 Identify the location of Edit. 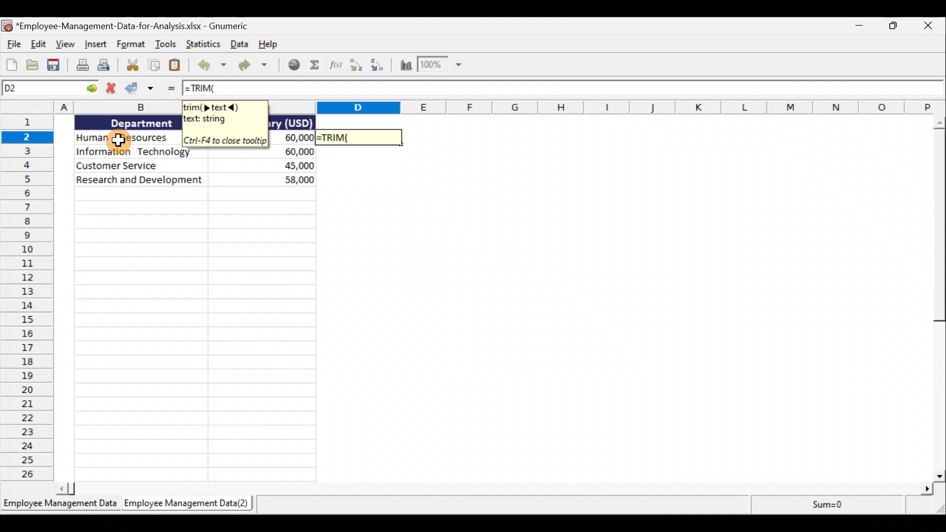
(37, 43).